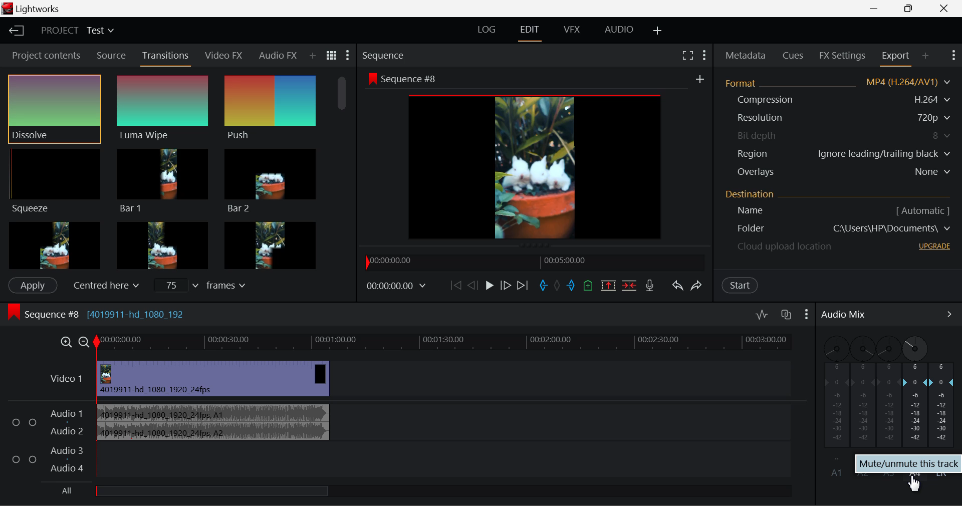  Describe the element at coordinates (15, 30) in the screenshot. I see `Back to Homepage` at that location.